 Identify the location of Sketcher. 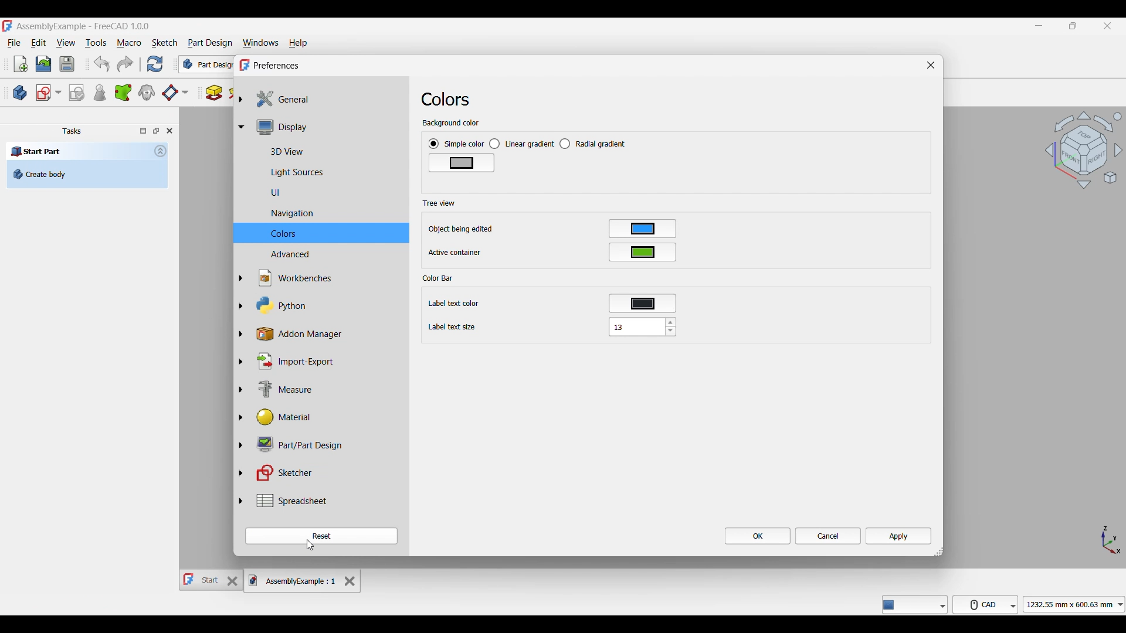
(279, 473).